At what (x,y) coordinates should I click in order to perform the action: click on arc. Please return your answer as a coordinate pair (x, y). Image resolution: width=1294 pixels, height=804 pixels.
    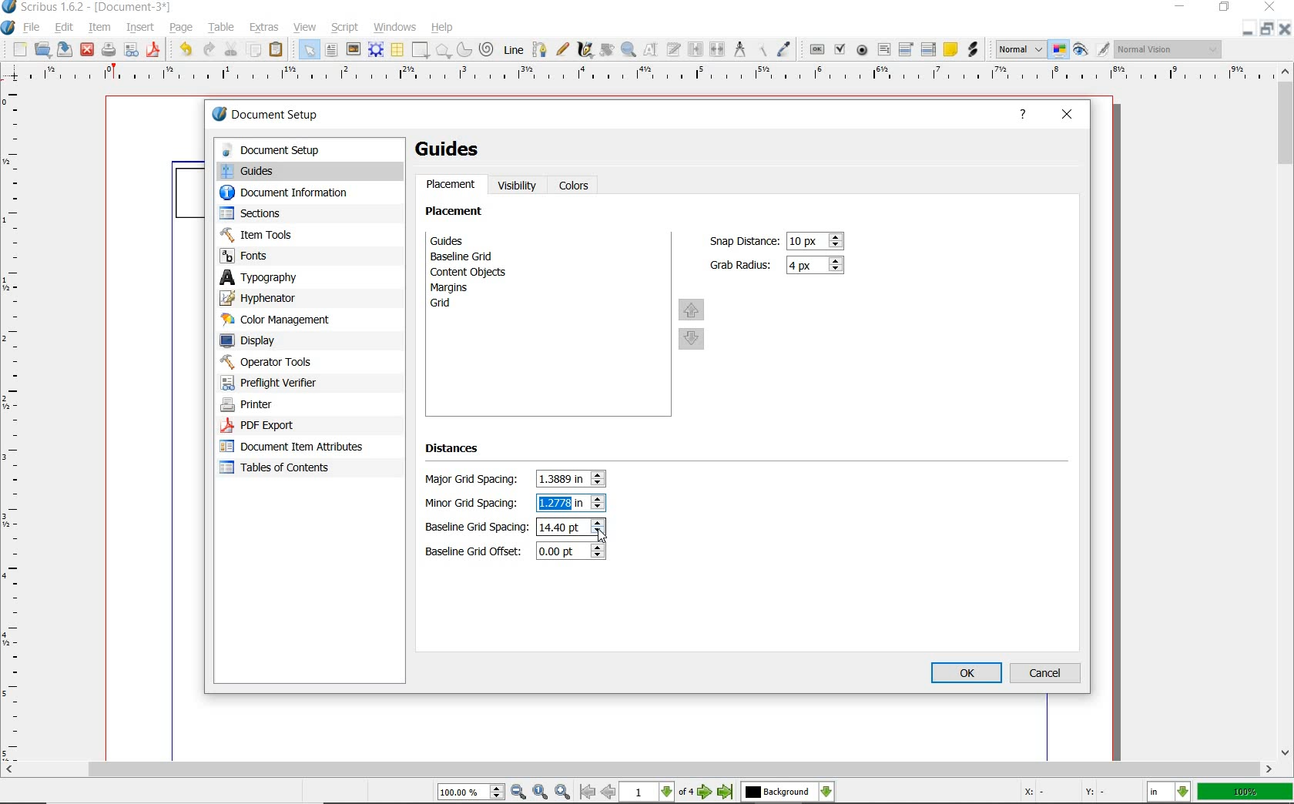
    Looking at the image, I should click on (463, 51).